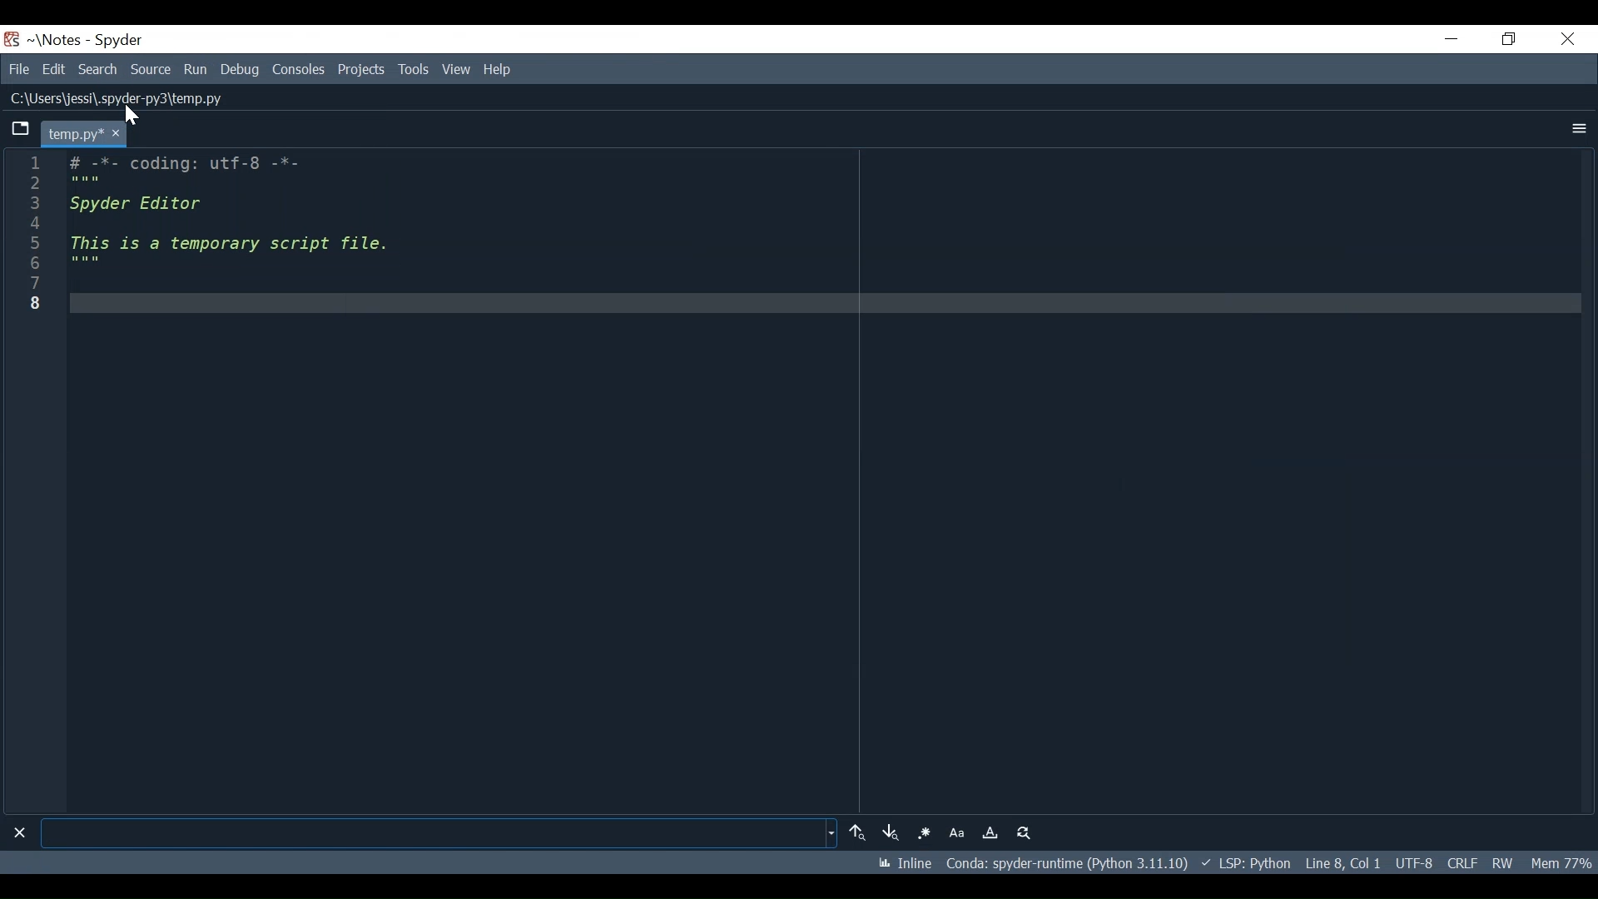  I want to click on Language, so click(1253, 864).